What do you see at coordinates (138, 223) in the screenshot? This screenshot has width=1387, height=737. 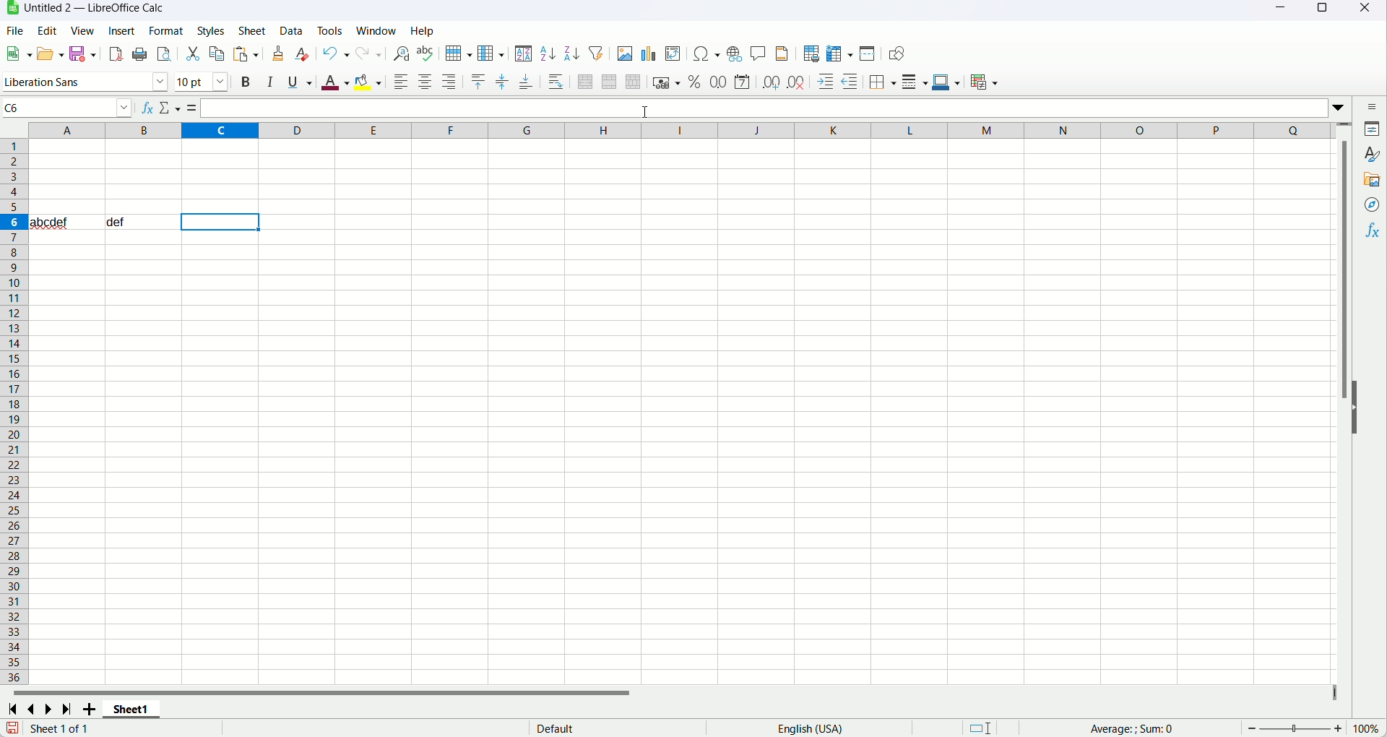 I see `DEF` at bounding box center [138, 223].